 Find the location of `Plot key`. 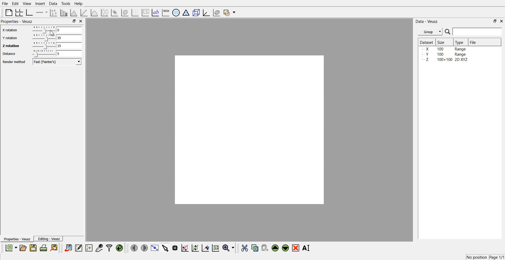

Plot key is located at coordinates (145, 13).